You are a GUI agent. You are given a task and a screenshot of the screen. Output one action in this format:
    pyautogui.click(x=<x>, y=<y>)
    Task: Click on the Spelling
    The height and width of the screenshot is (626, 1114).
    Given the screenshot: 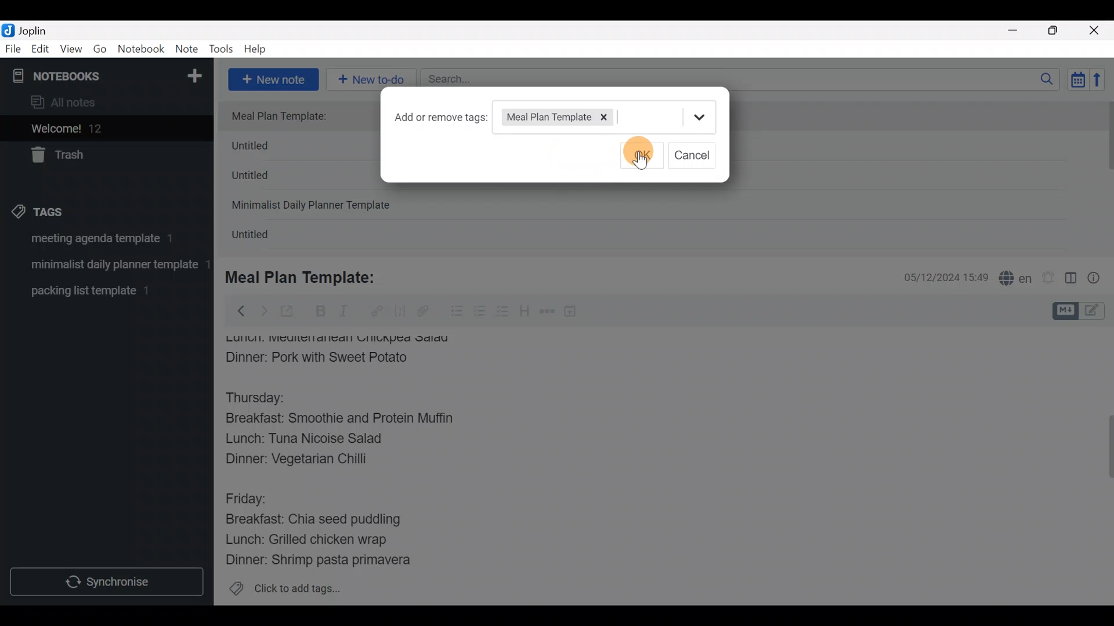 What is the action you would take?
    pyautogui.click(x=1016, y=279)
    